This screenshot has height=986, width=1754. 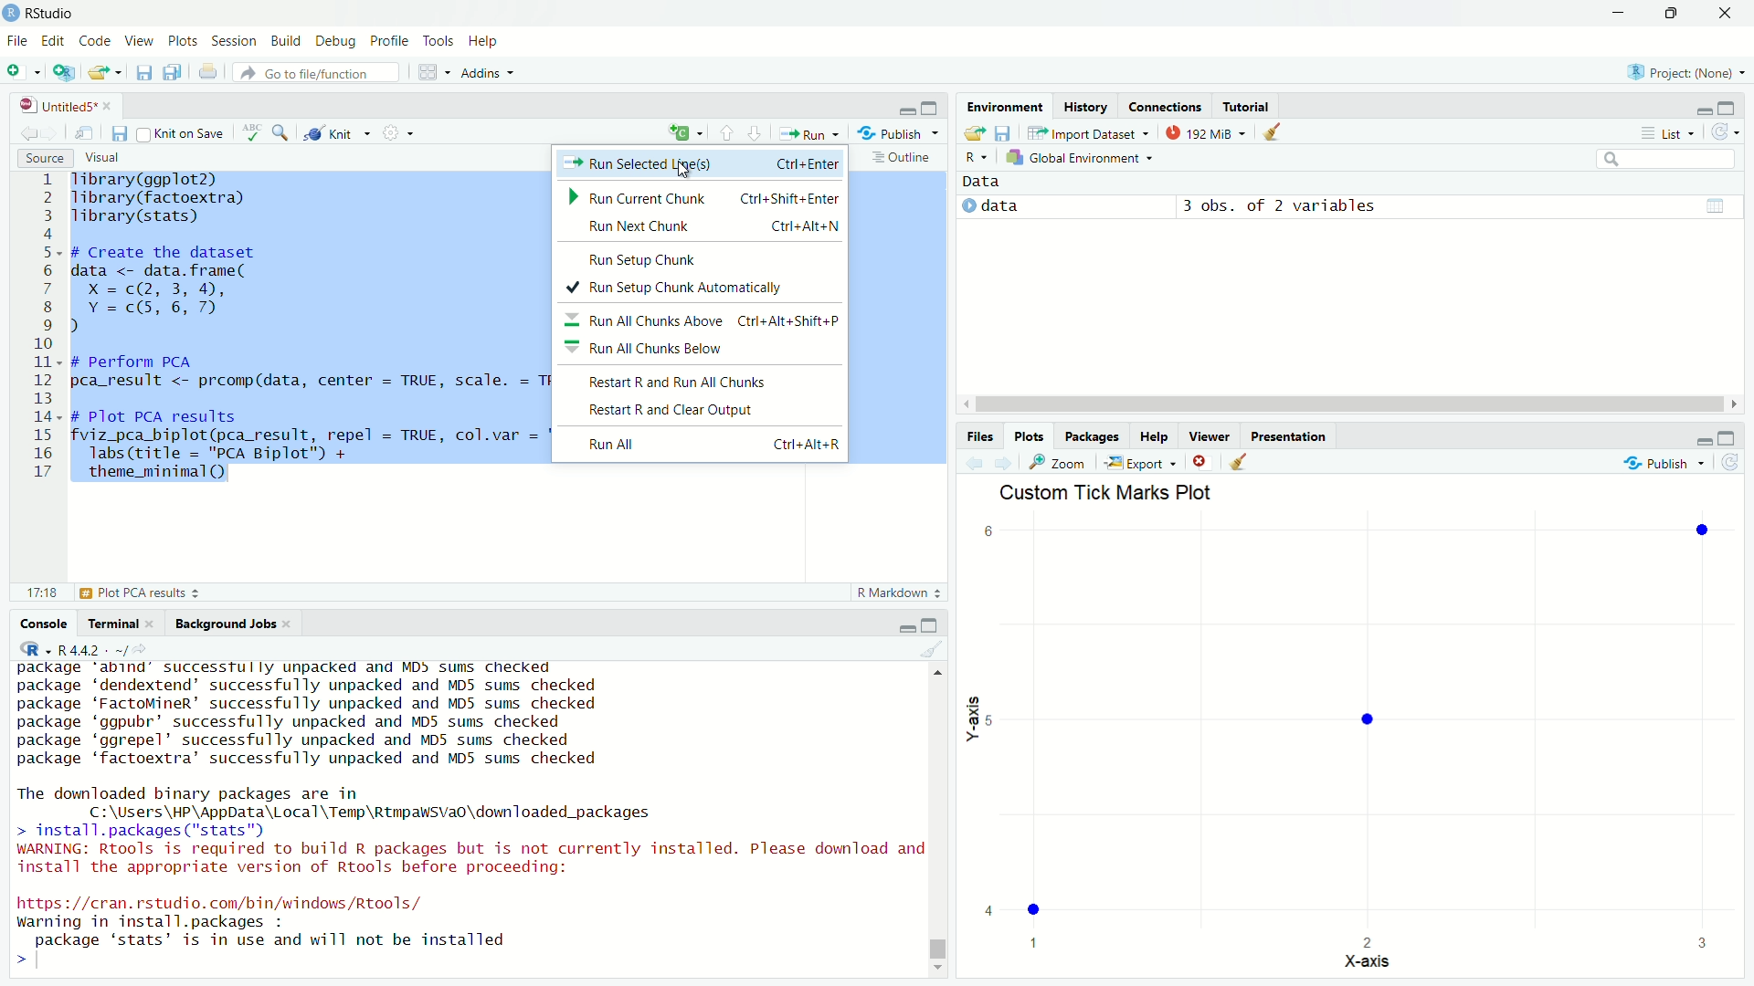 What do you see at coordinates (1732, 462) in the screenshot?
I see `refresh` at bounding box center [1732, 462].